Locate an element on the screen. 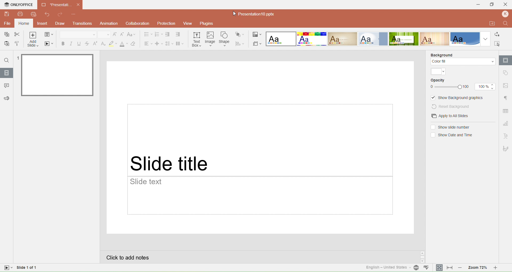 Image resolution: width=512 pixels, height=272 pixels. Insert is located at coordinates (42, 24).